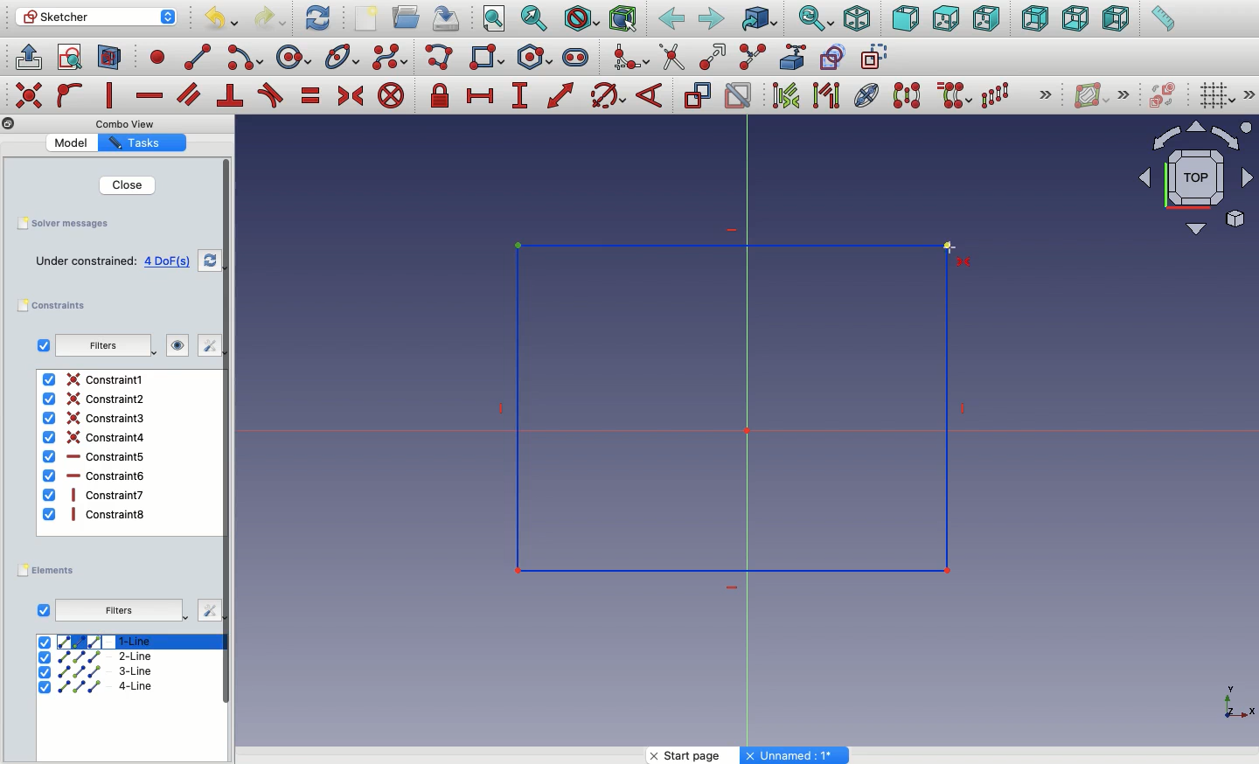  What do you see at coordinates (208, 610) in the screenshot?
I see `edit` at bounding box center [208, 610].